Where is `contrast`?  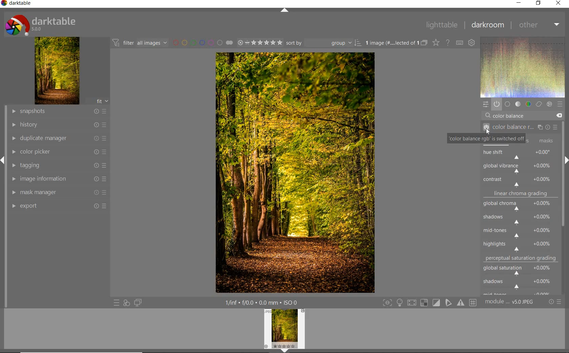 contrast is located at coordinates (520, 181).